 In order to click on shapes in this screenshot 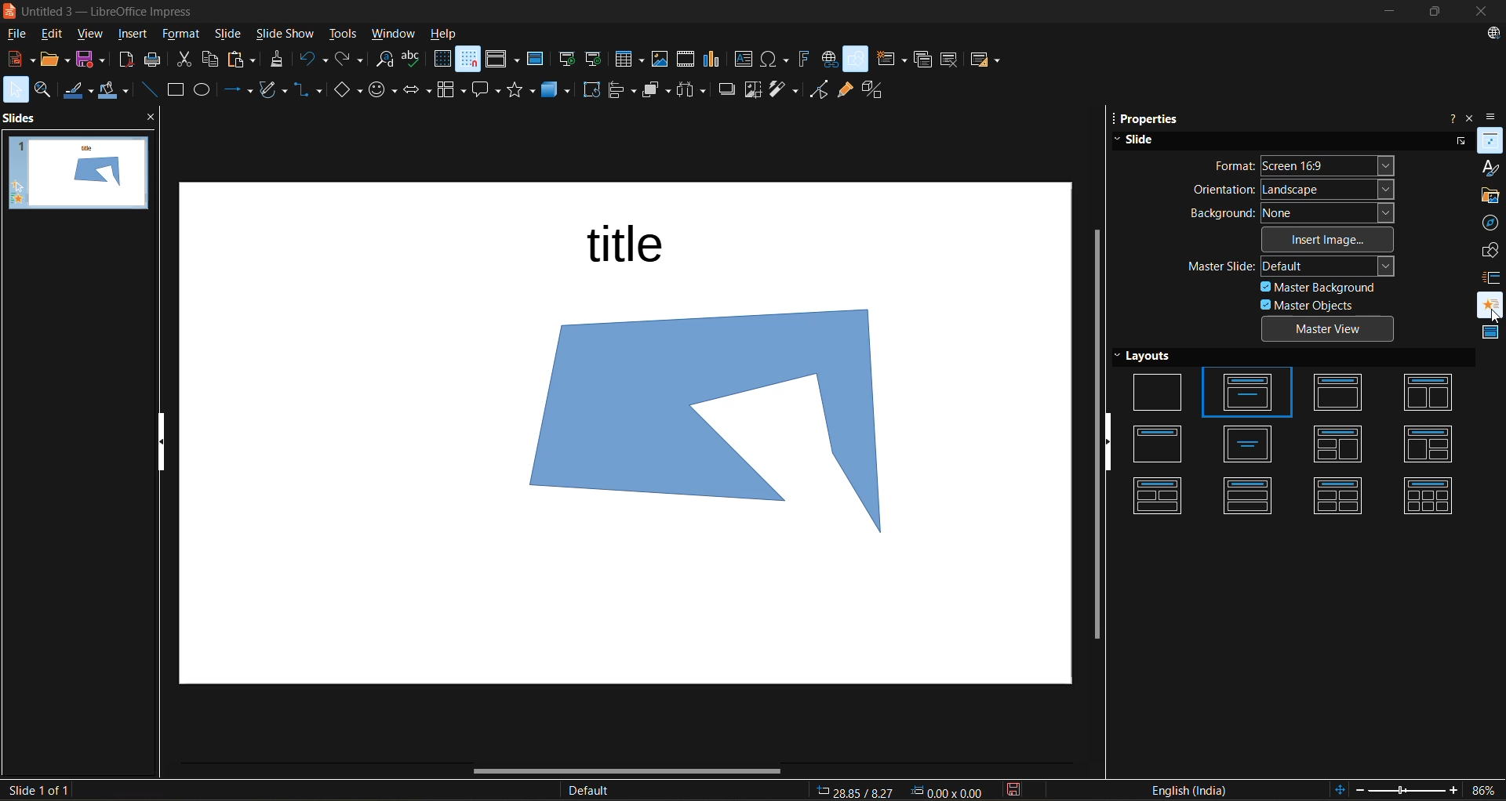, I will do `click(1488, 248)`.